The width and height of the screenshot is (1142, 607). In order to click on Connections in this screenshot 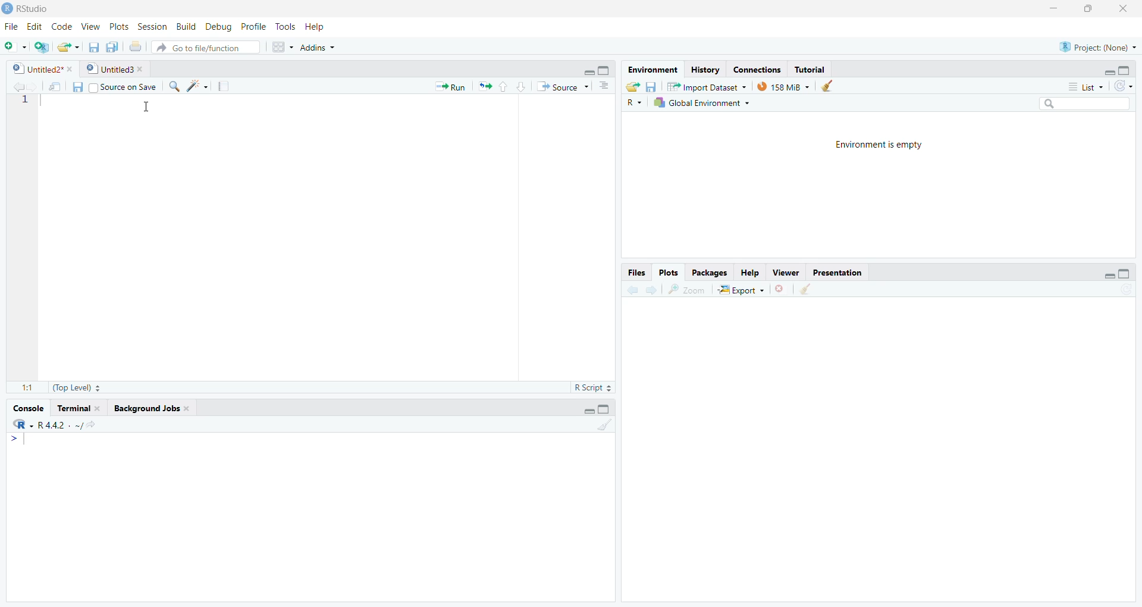, I will do `click(754, 68)`.